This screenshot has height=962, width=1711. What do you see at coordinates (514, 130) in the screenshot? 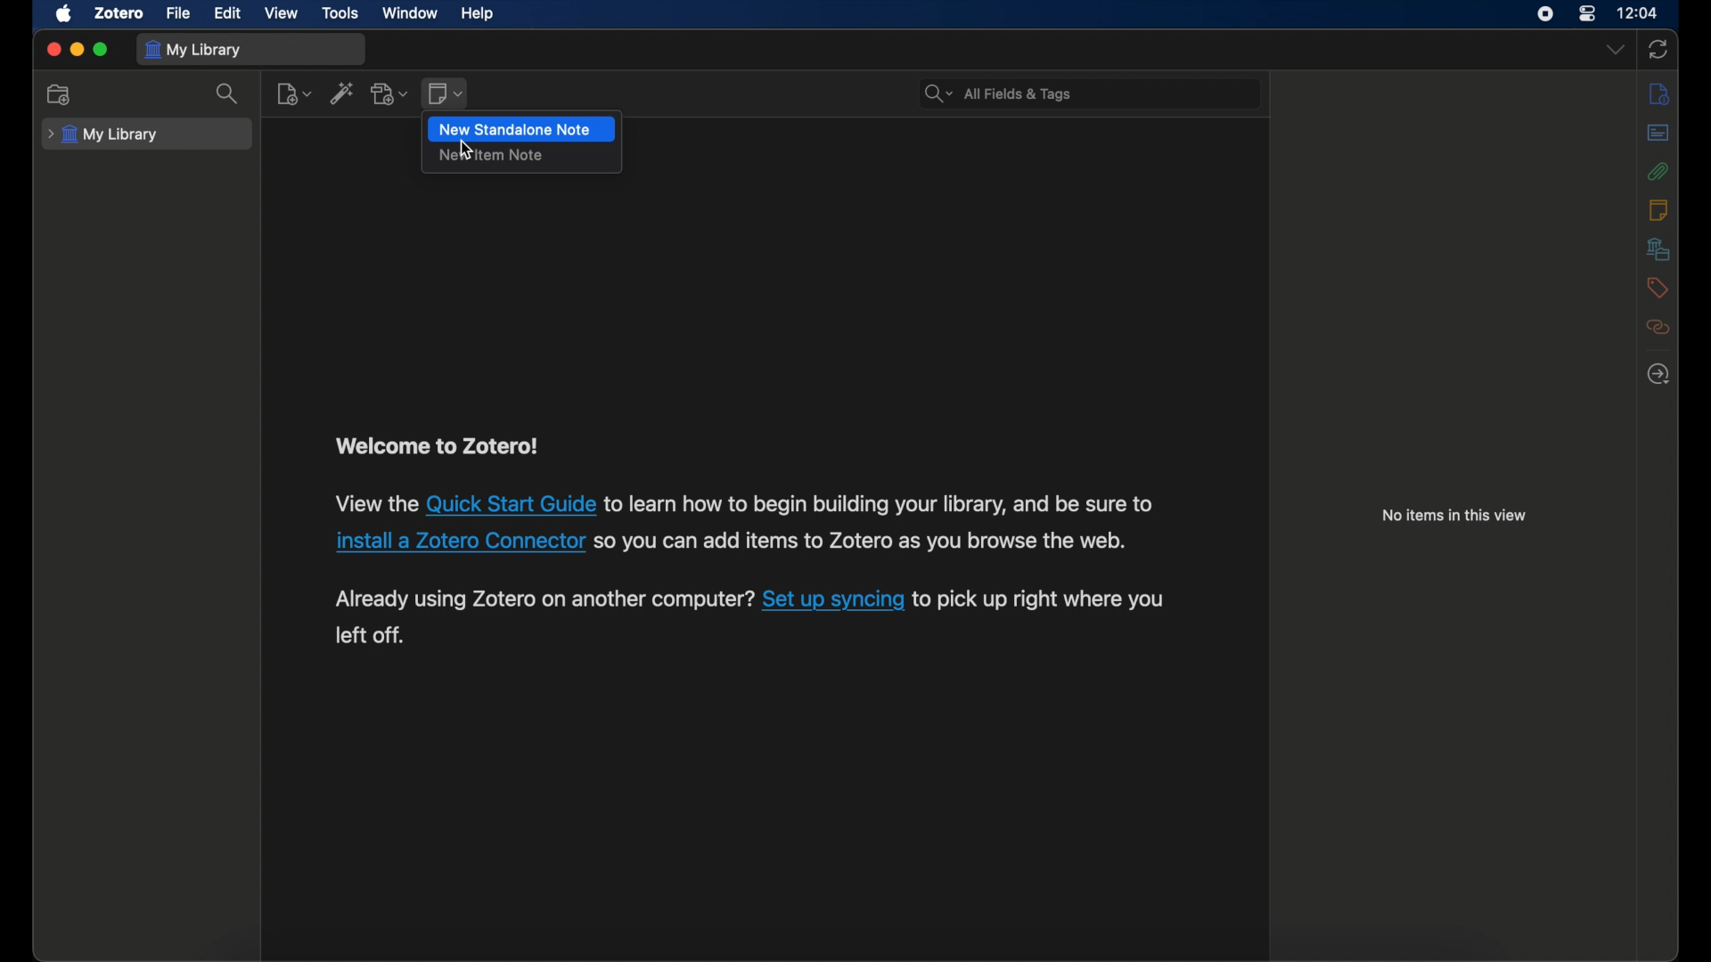
I see `new standalone note` at bounding box center [514, 130].